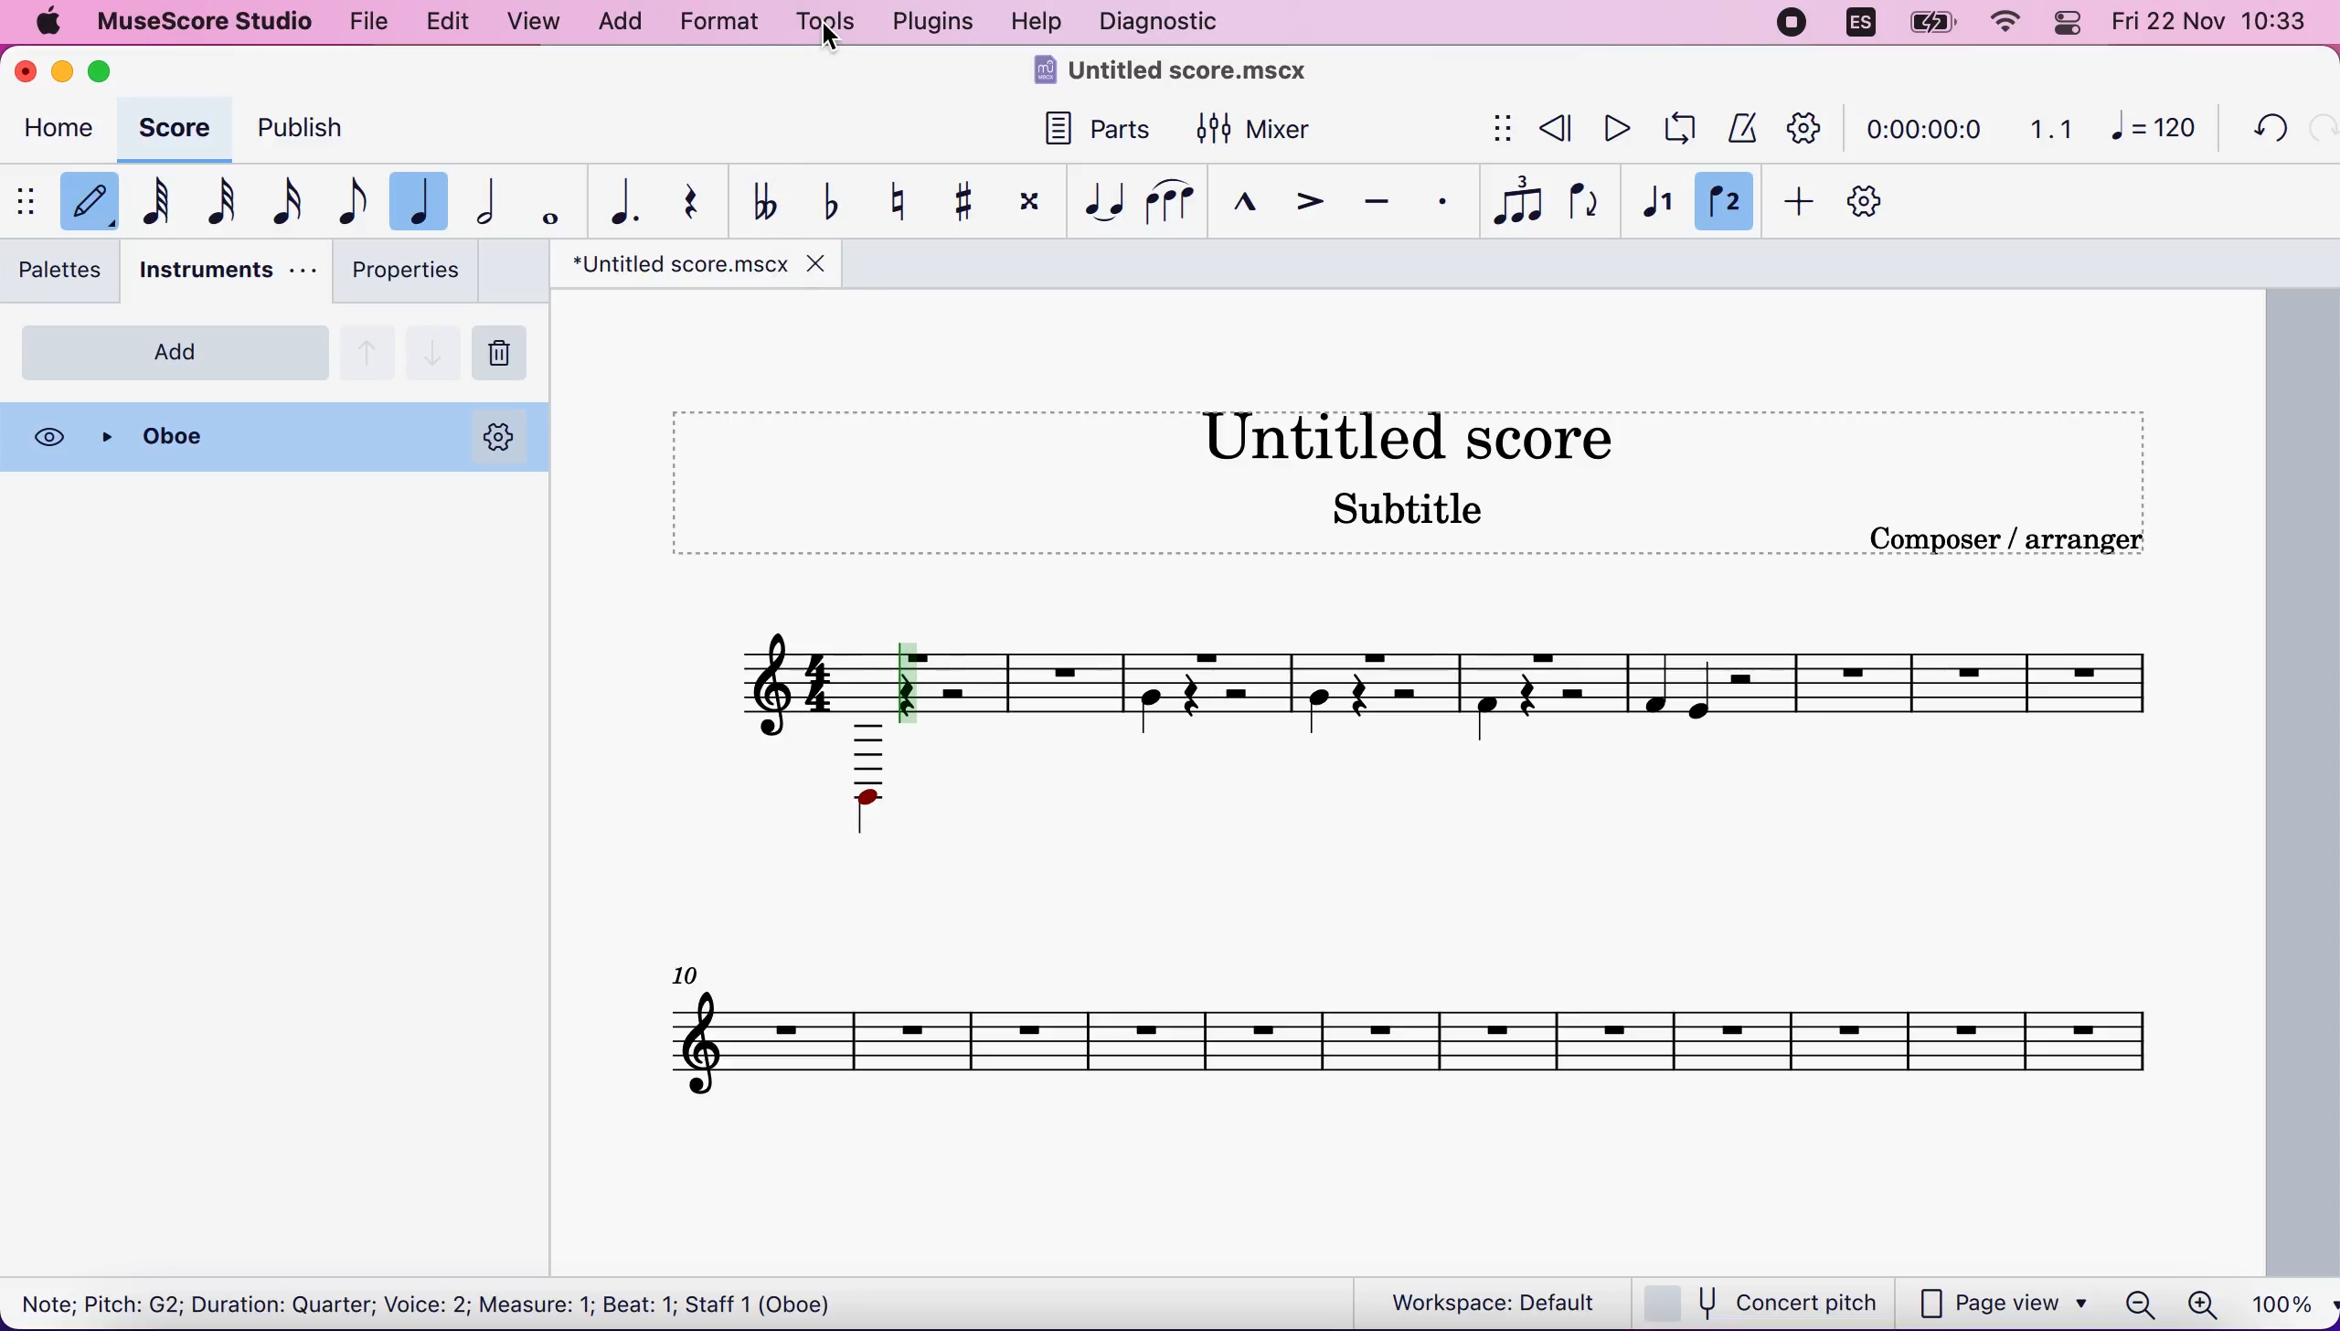 The width and height of the screenshot is (2340, 1331). What do you see at coordinates (724, 22) in the screenshot?
I see `format` at bounding box center [724, 22].